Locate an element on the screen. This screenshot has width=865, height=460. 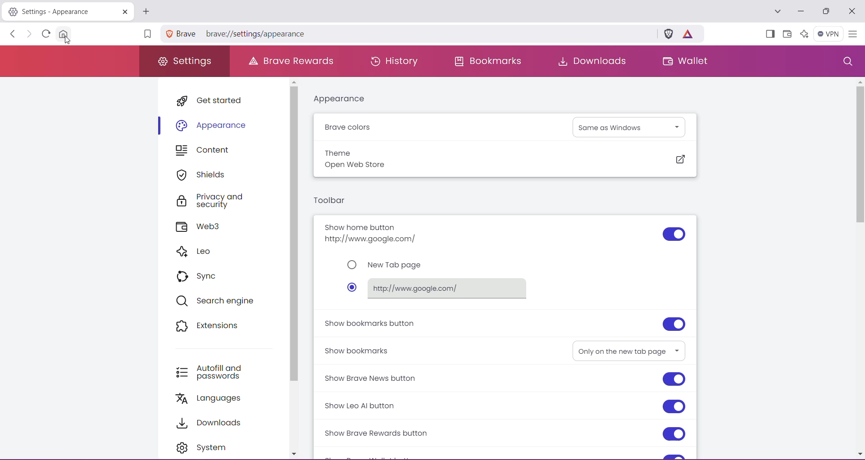
Cose Tab is located at coordinates (123, 11).